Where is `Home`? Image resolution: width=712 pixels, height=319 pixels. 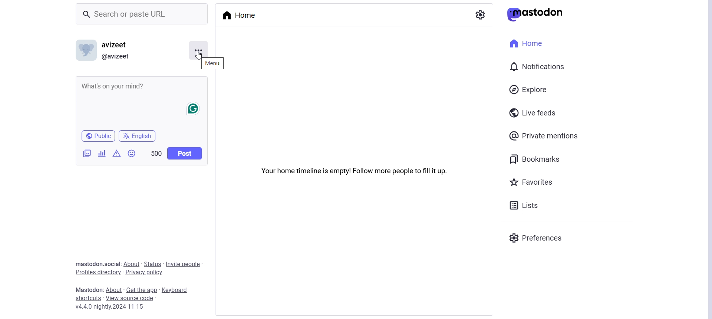
Home is located at coordinates (243, 16).